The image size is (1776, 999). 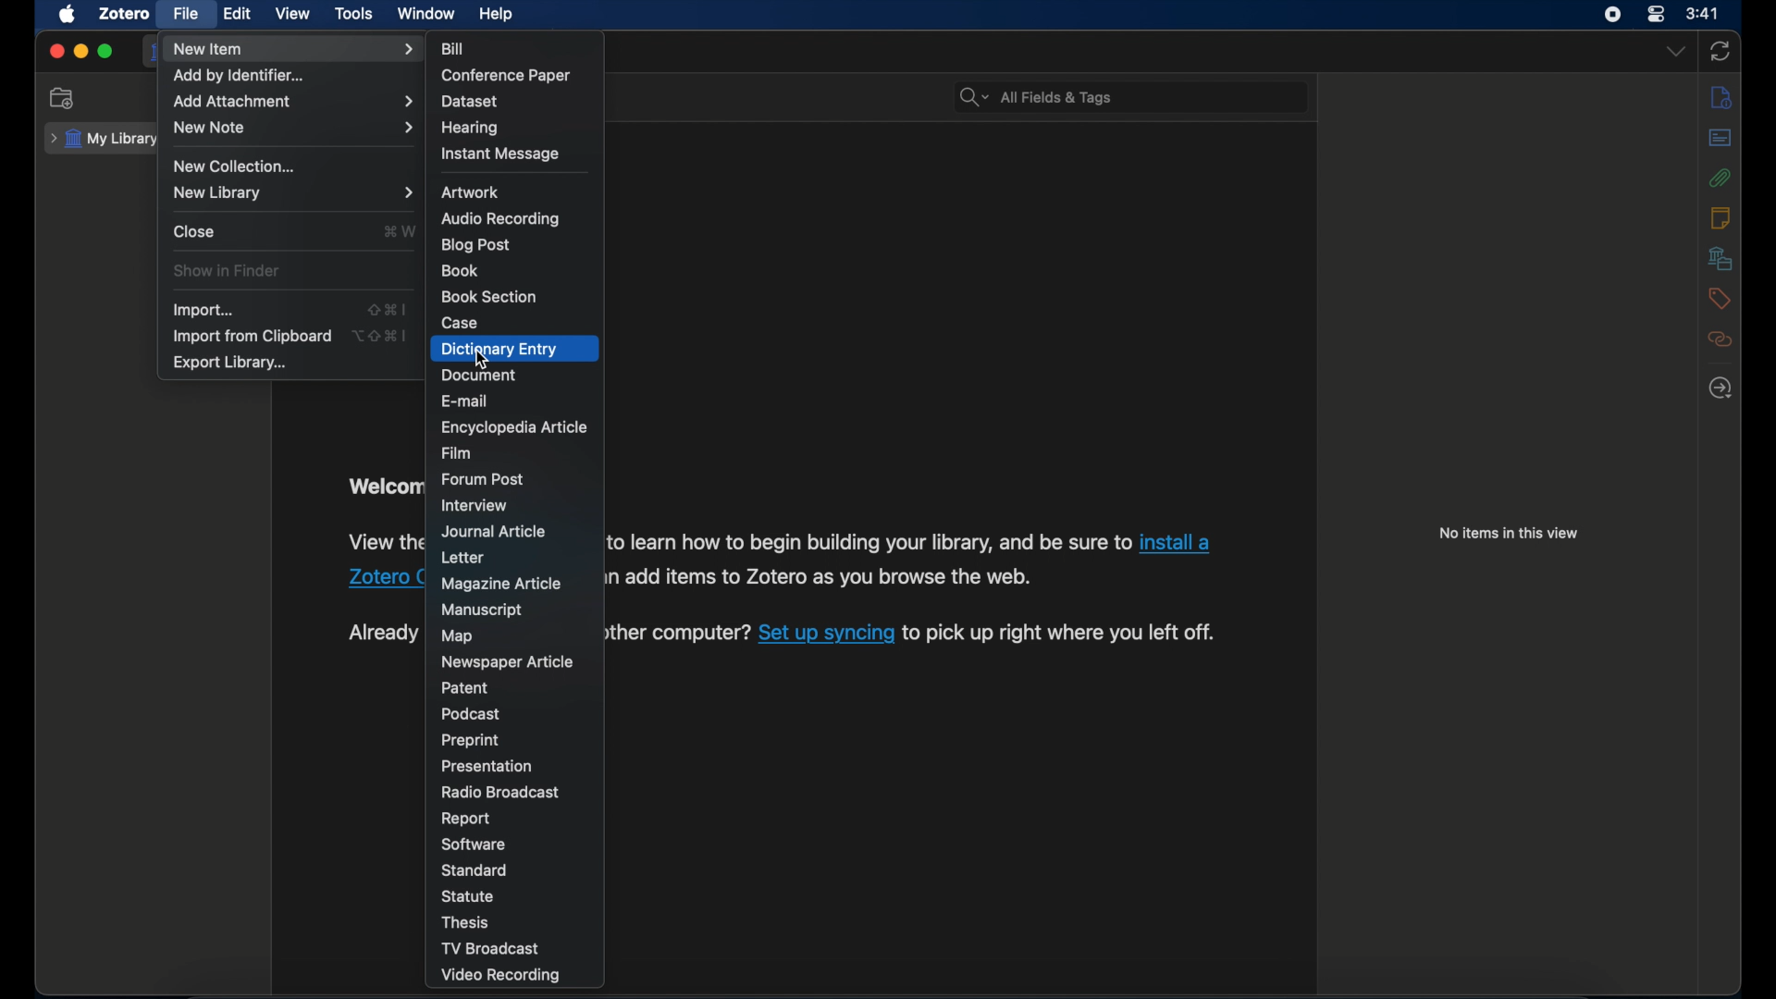 I want to click on preprint, so click(x=473, y=741).